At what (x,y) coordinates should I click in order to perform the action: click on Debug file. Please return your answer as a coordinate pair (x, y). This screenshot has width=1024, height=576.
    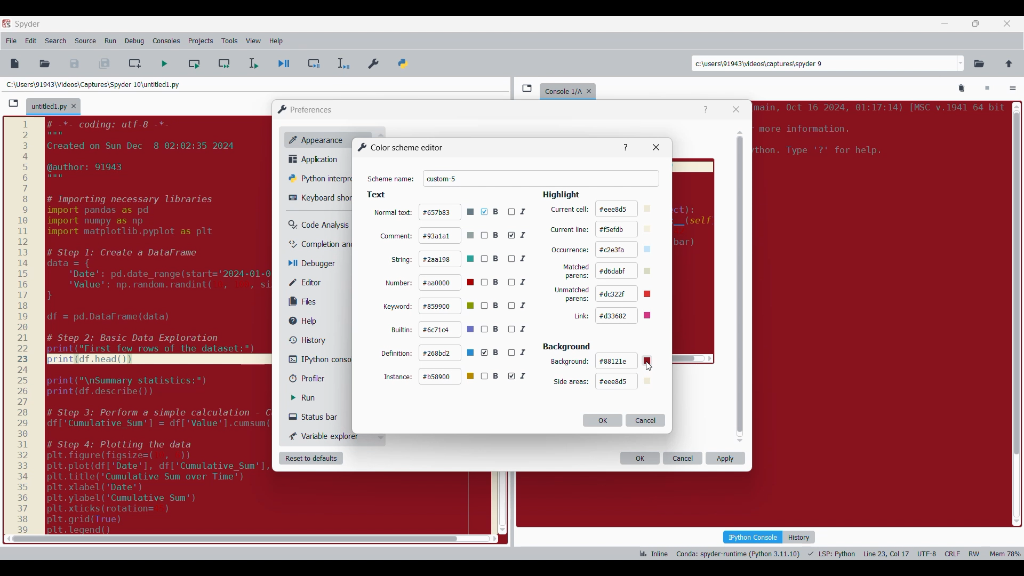
    Looking at the image, I should click on (284, 64).